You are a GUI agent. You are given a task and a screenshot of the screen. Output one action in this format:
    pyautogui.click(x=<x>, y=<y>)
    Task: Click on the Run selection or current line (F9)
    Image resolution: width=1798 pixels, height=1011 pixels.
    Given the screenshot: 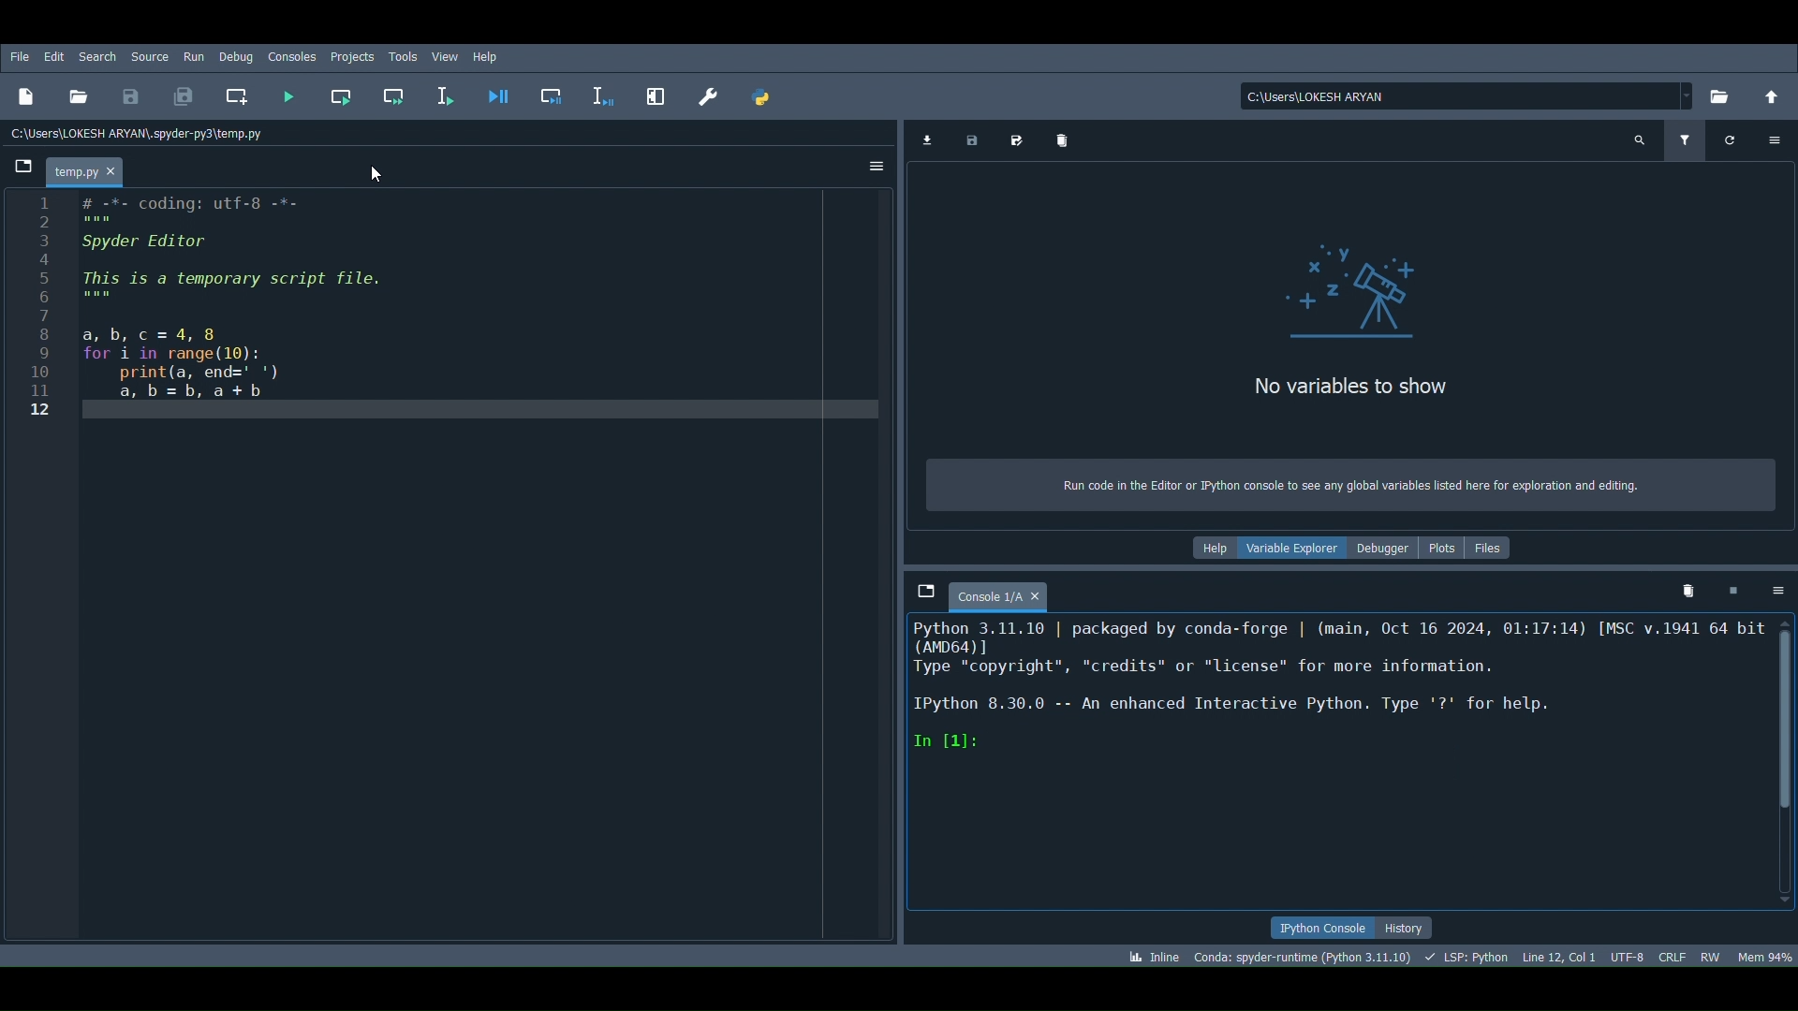 What is the action you would take?
    pyautogui.click(x=442, y=98)
    